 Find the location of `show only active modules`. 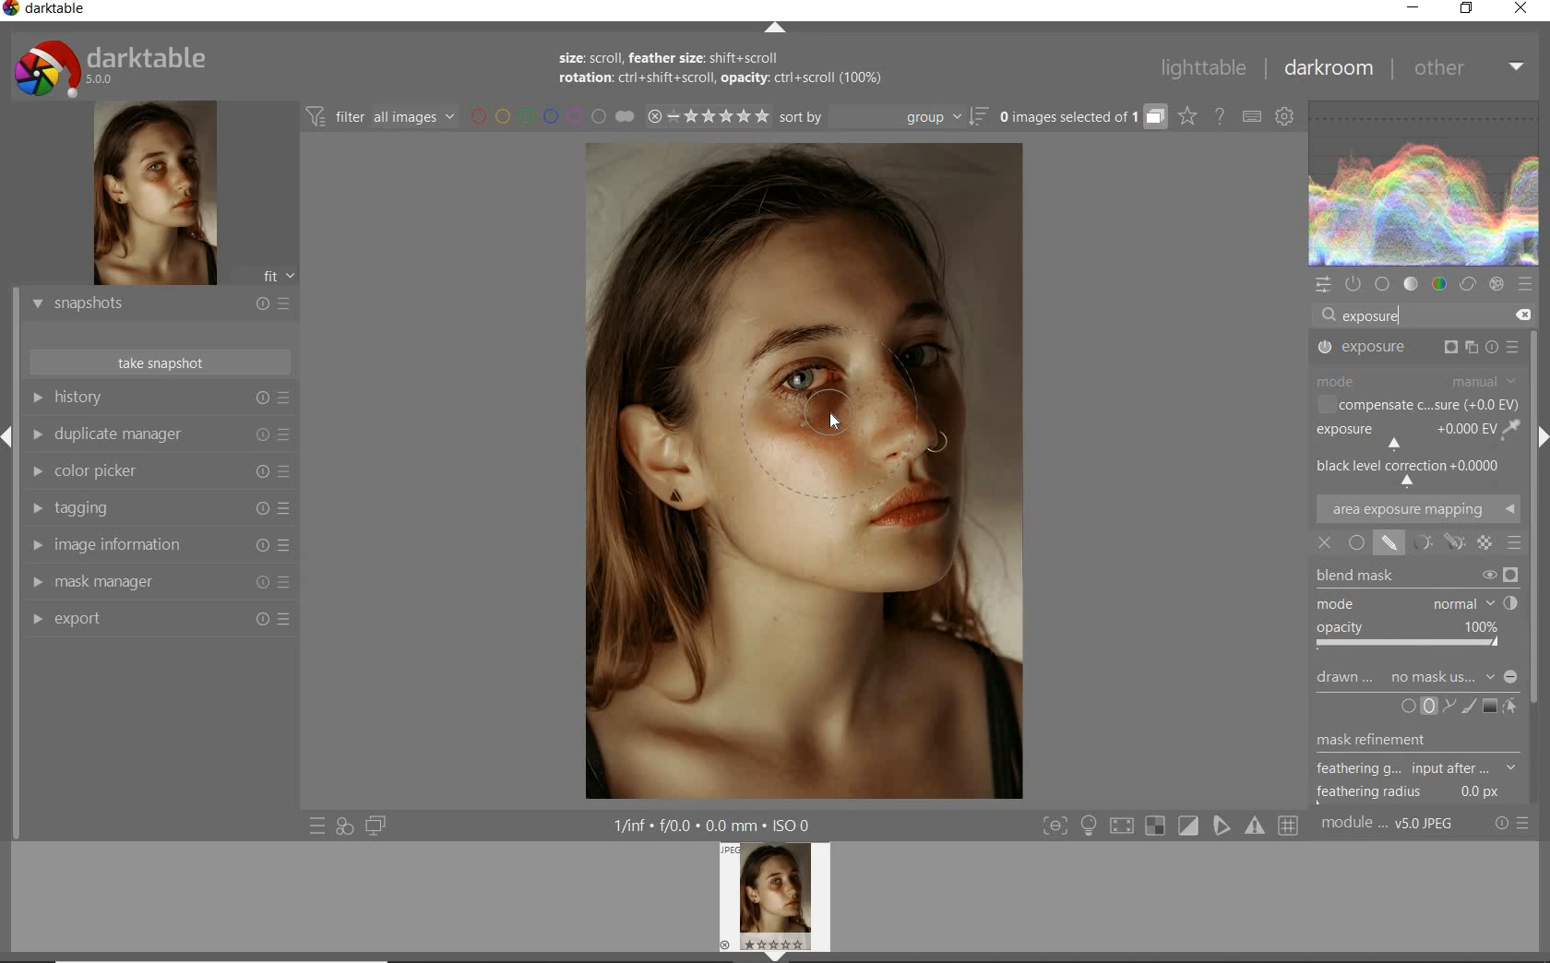

show only active modules is located at coordinates (1353, 285).